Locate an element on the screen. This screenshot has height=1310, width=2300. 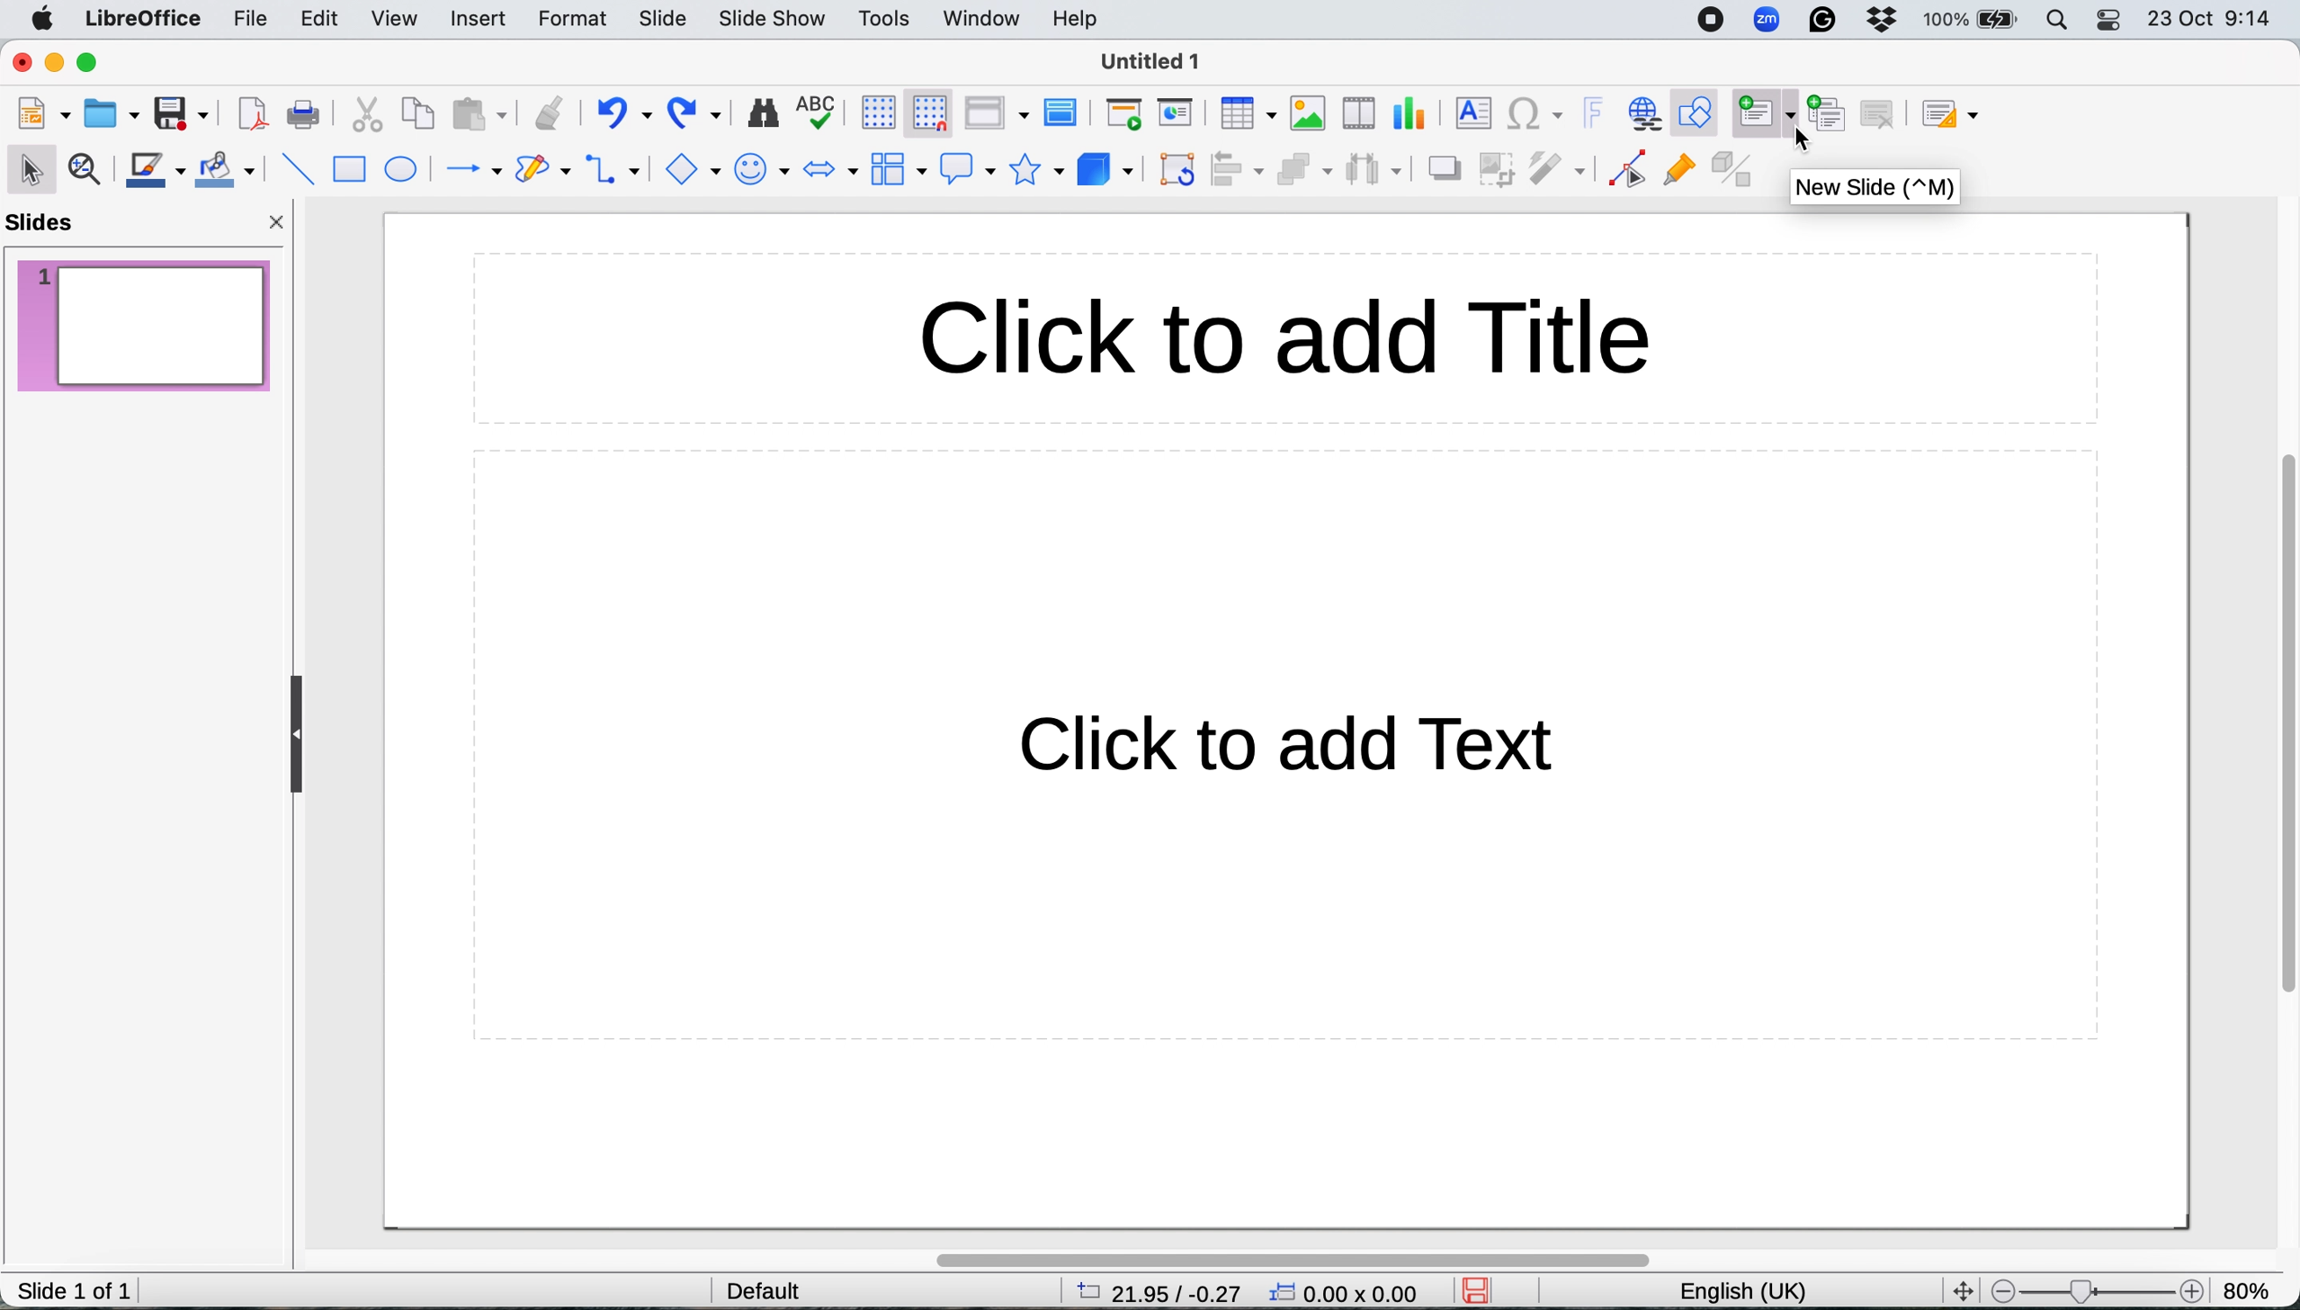
slide is located at coordinates (660, 16).